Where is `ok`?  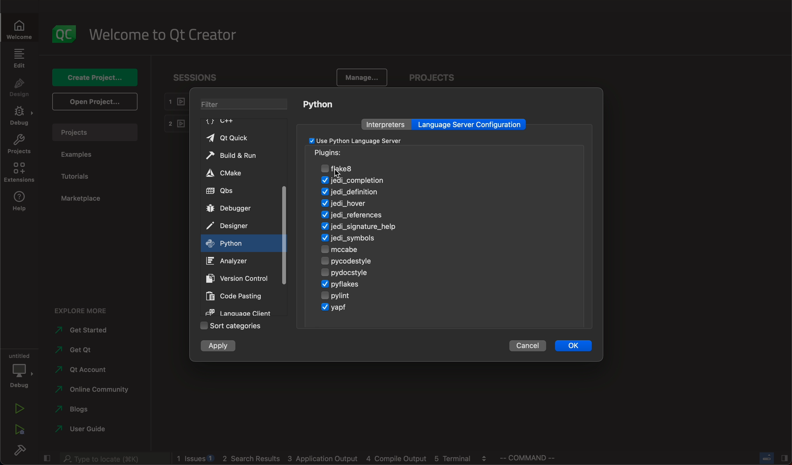 ok is located at coordinates (575, 344).